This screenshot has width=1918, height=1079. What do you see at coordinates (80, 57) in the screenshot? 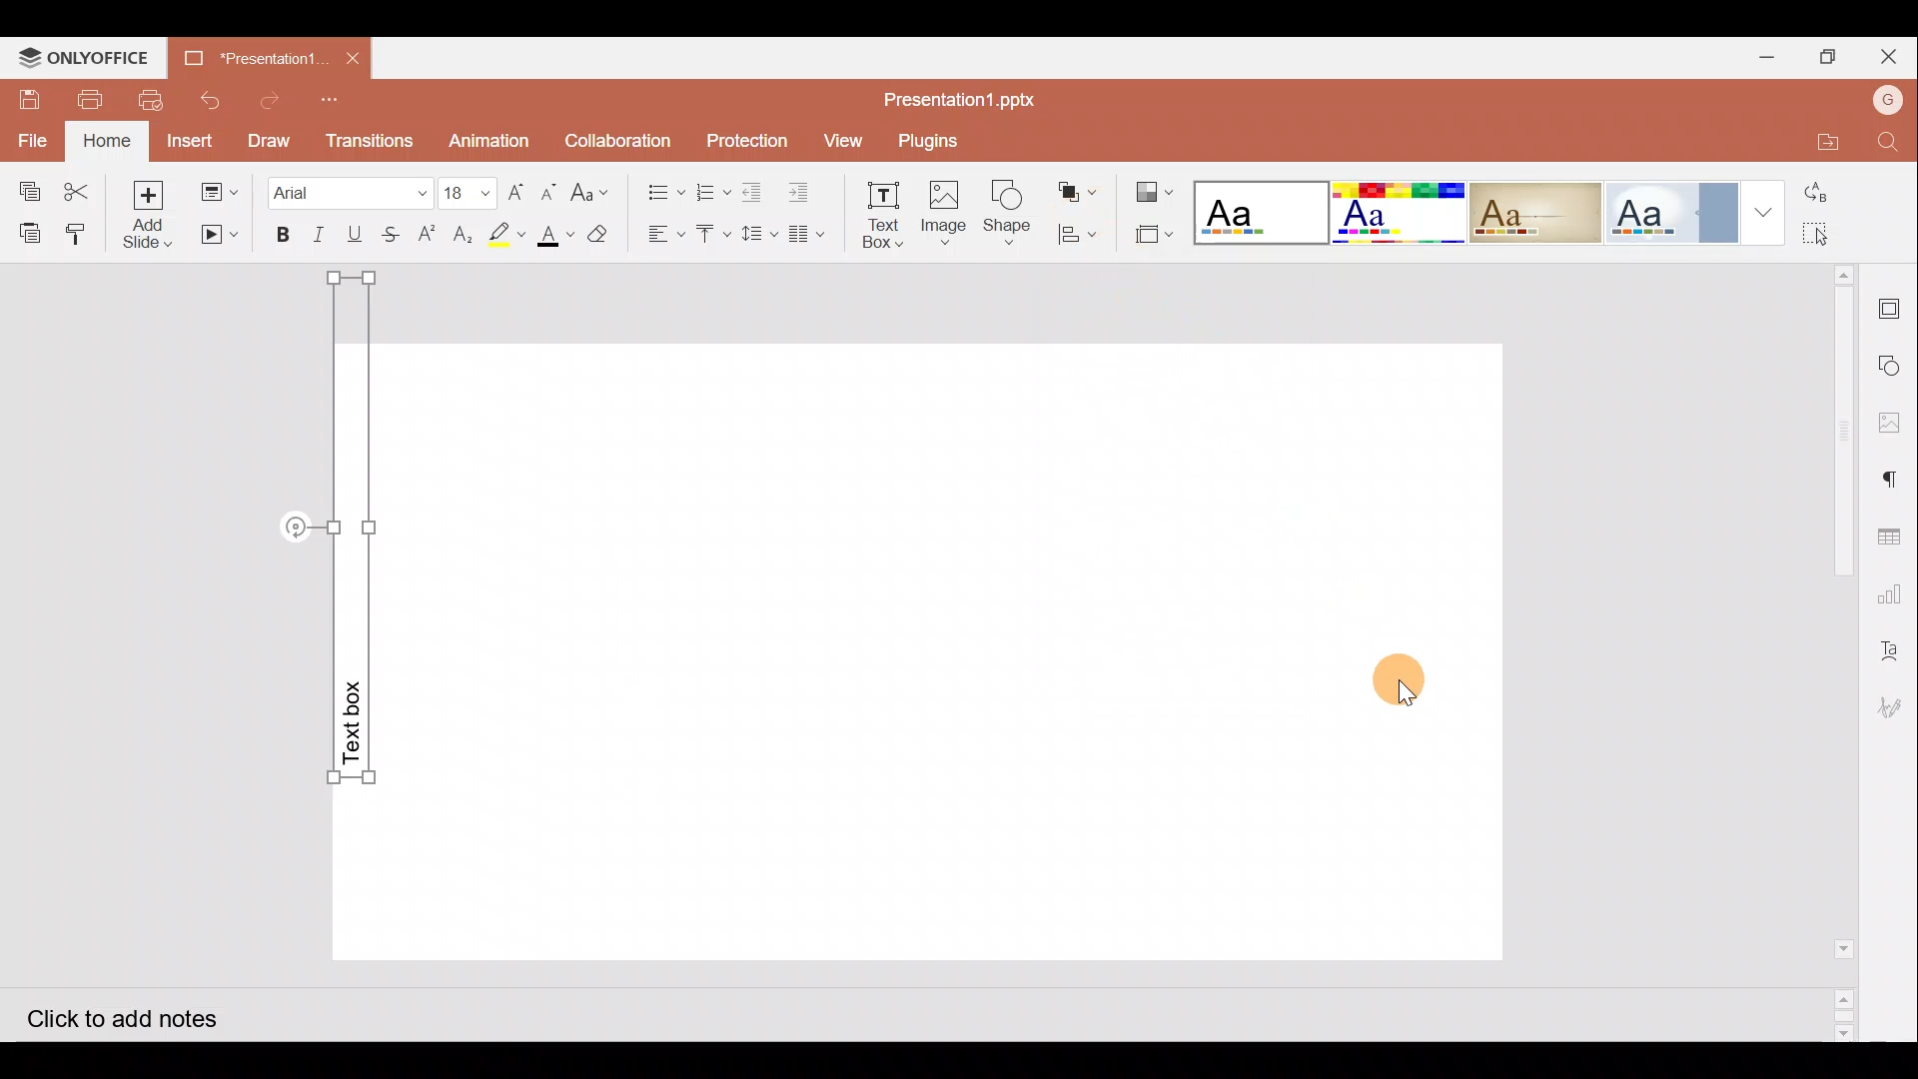
I see `ONLYOFFICE` at bounding box center [80, 57].